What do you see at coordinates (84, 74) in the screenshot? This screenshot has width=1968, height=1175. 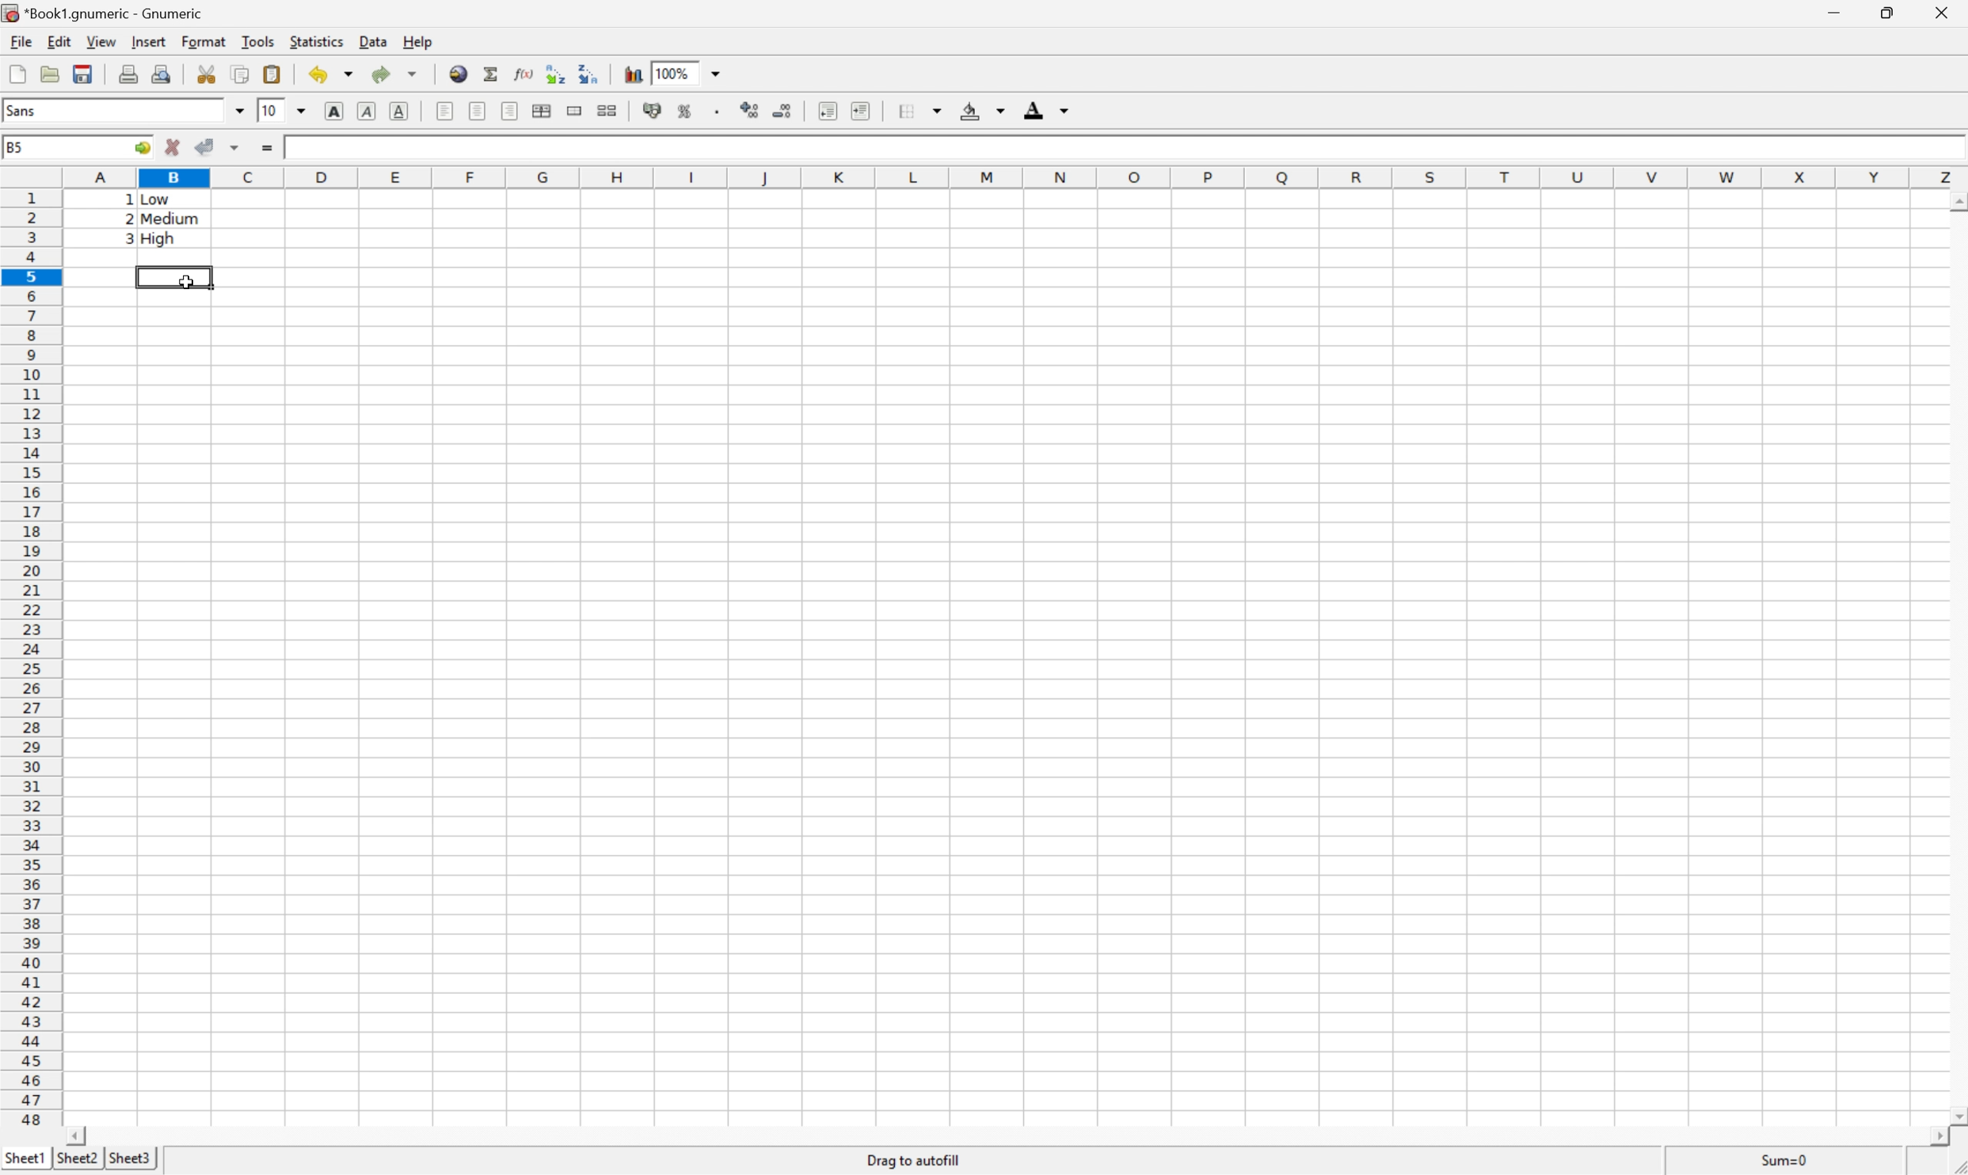 I see `Save current workbook` at bounding box center [84, 74].